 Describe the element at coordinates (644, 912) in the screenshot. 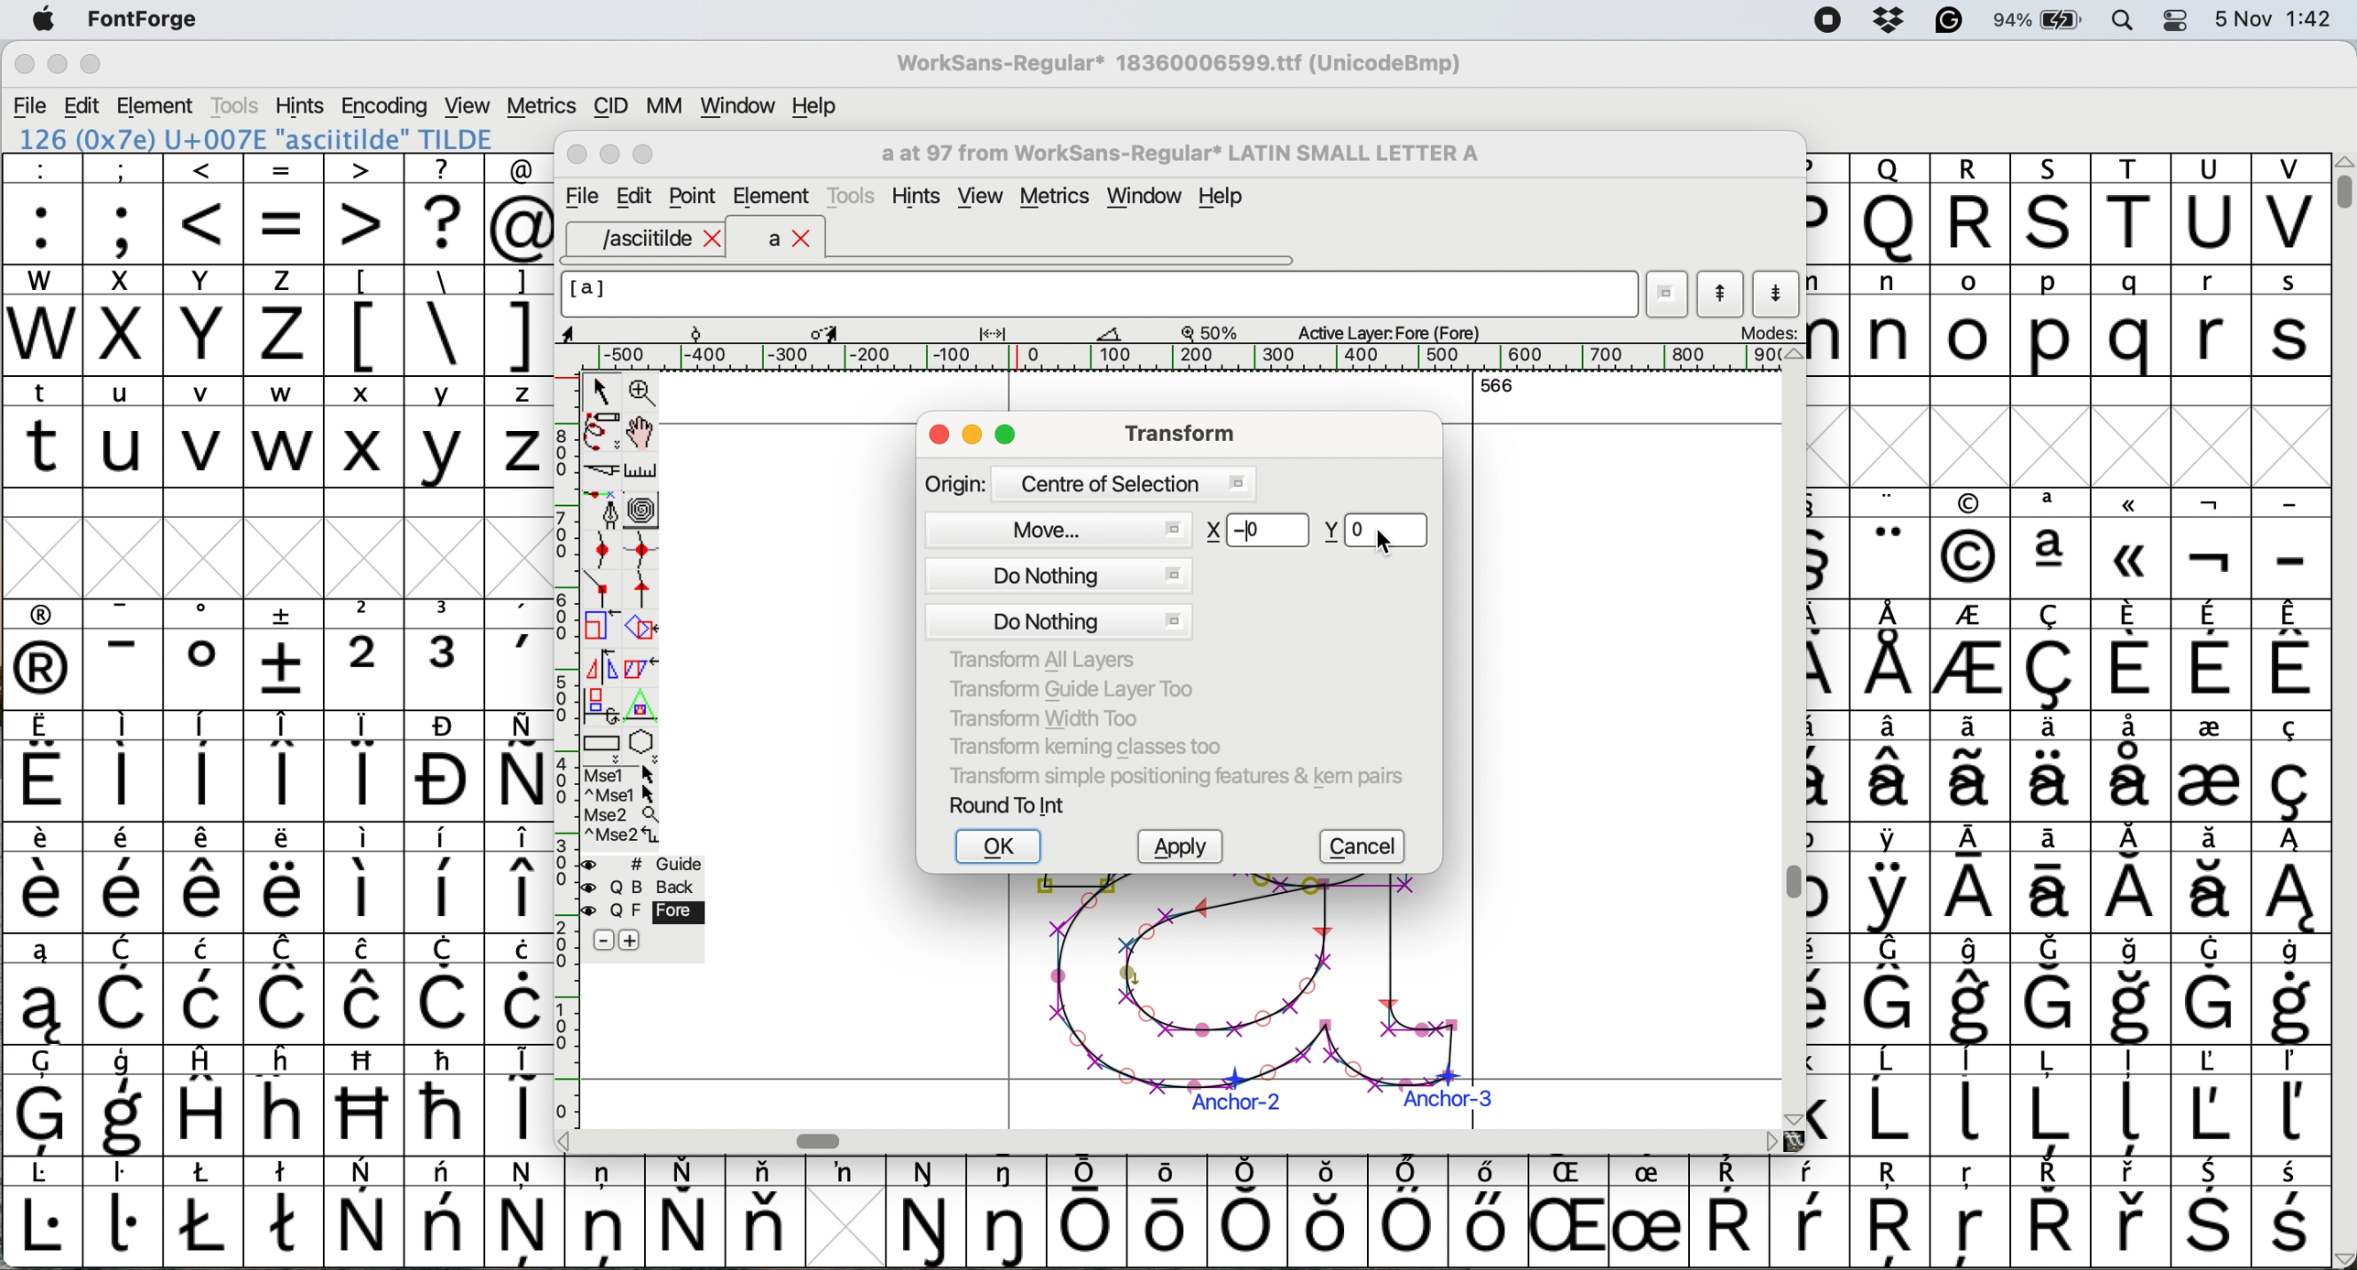

I see `fore` at that location.